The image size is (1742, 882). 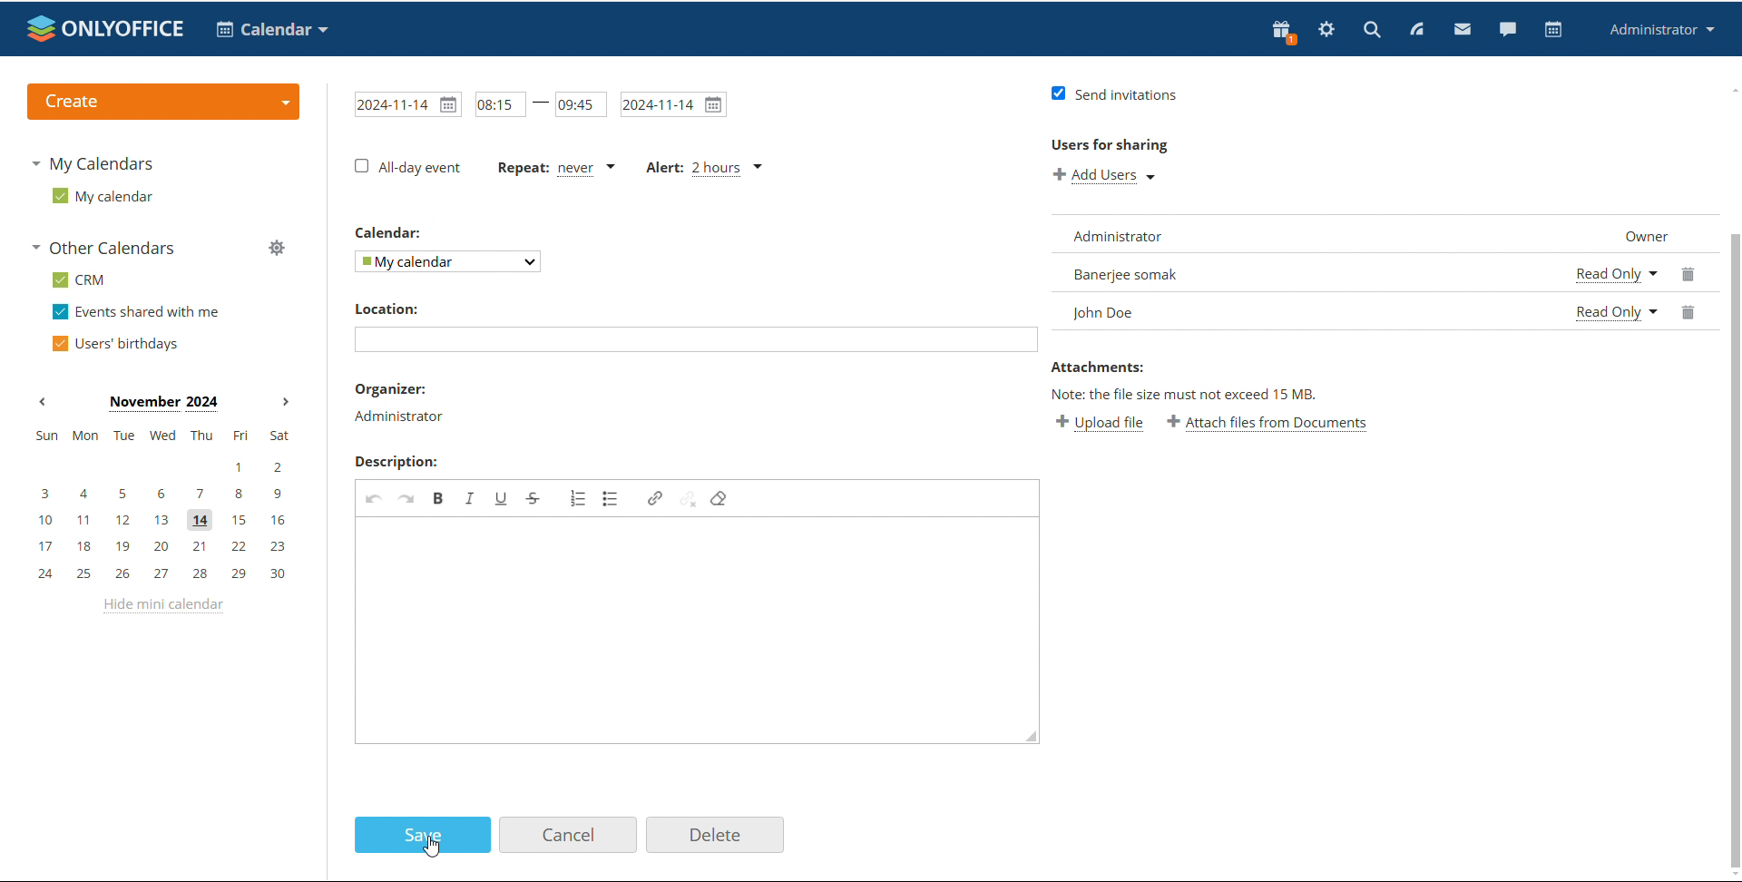 What do you see at coordinates (694, 340) in the screenshot?
I see `add locaton` at bounding box center [694, 340].